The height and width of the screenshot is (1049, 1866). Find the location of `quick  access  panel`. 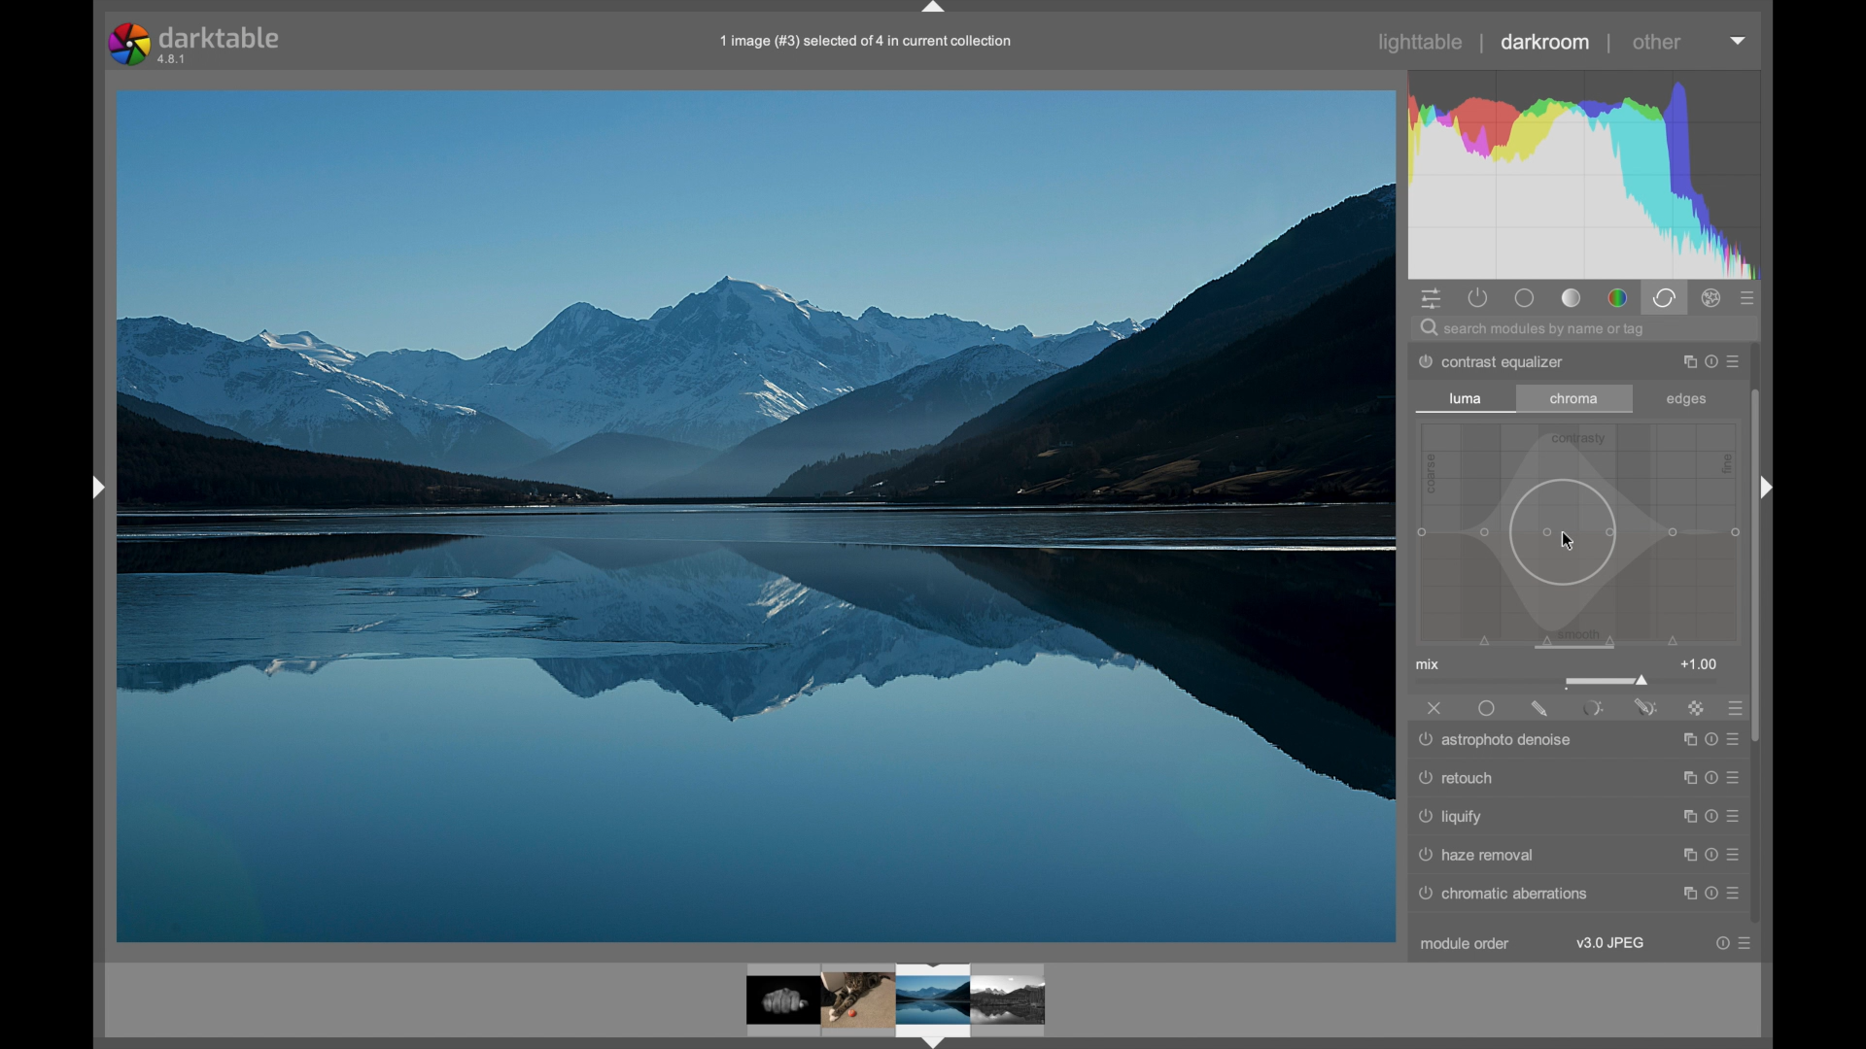

quick  access  panel is located at coordinates (1433, 298).